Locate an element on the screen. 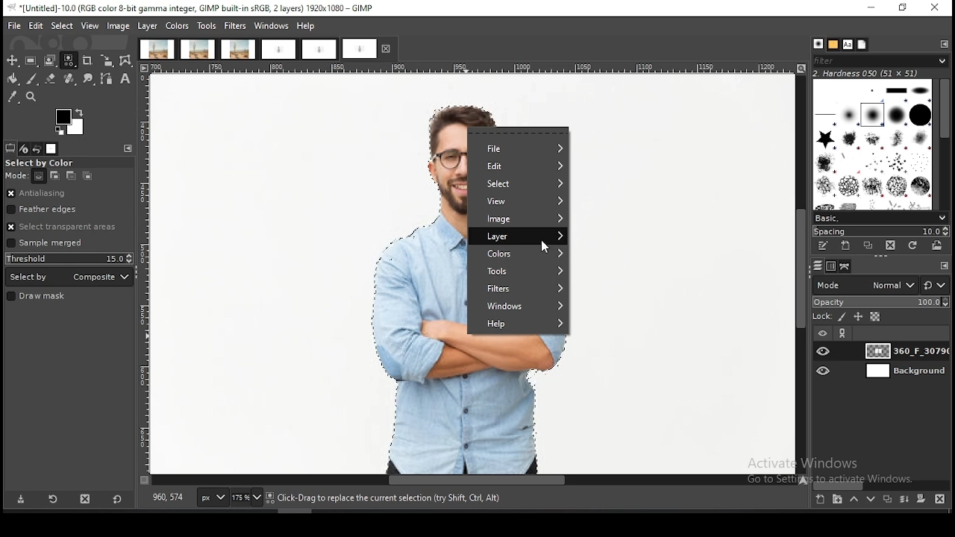  layer is located at coordinates (904, 351).